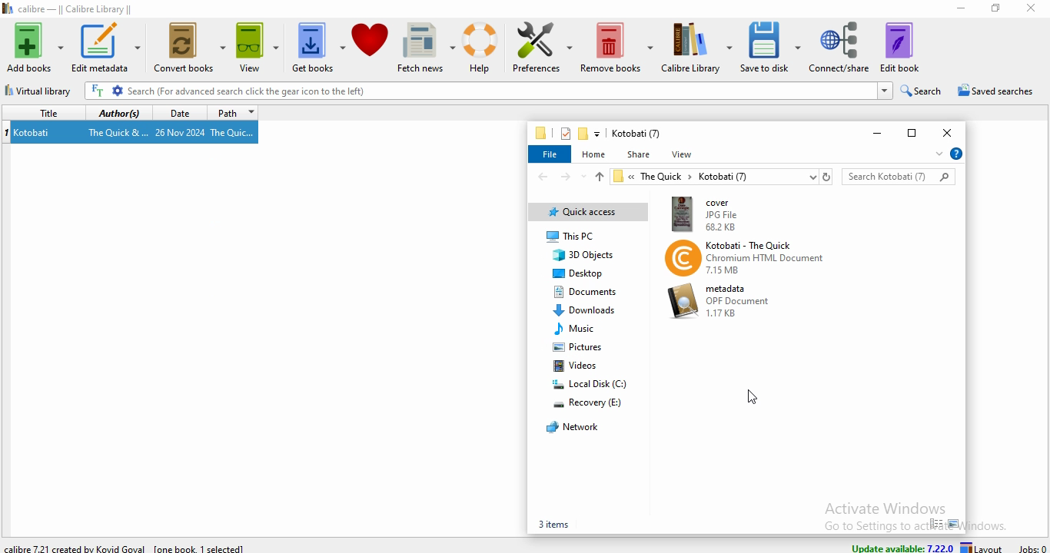 This screenshot has width=1050, height=553. What do you see at coordinates (578, 273) in the screenshot?
I see `deskstop` at bounding box center [578, 273].